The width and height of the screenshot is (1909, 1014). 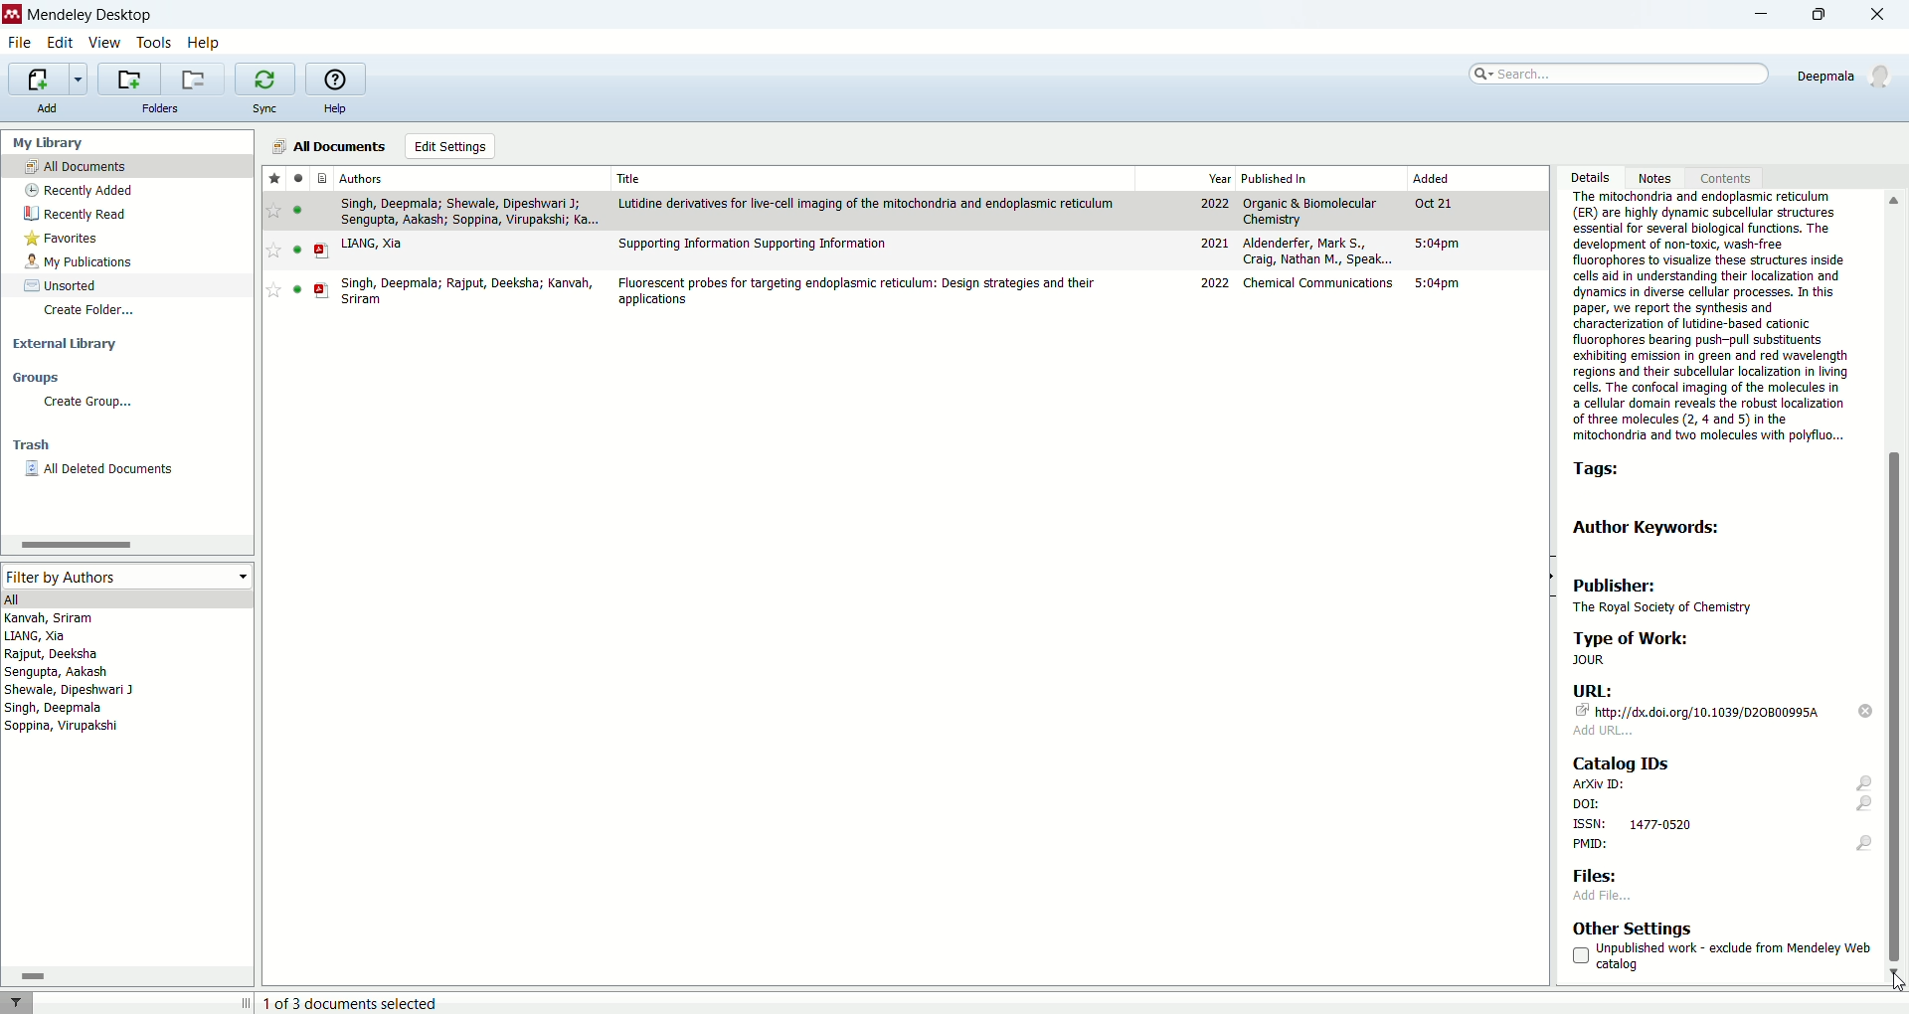 What do you see at coordinates (263, 108) in the screenshot?
I see `sync` at bounding box center [263, 108].